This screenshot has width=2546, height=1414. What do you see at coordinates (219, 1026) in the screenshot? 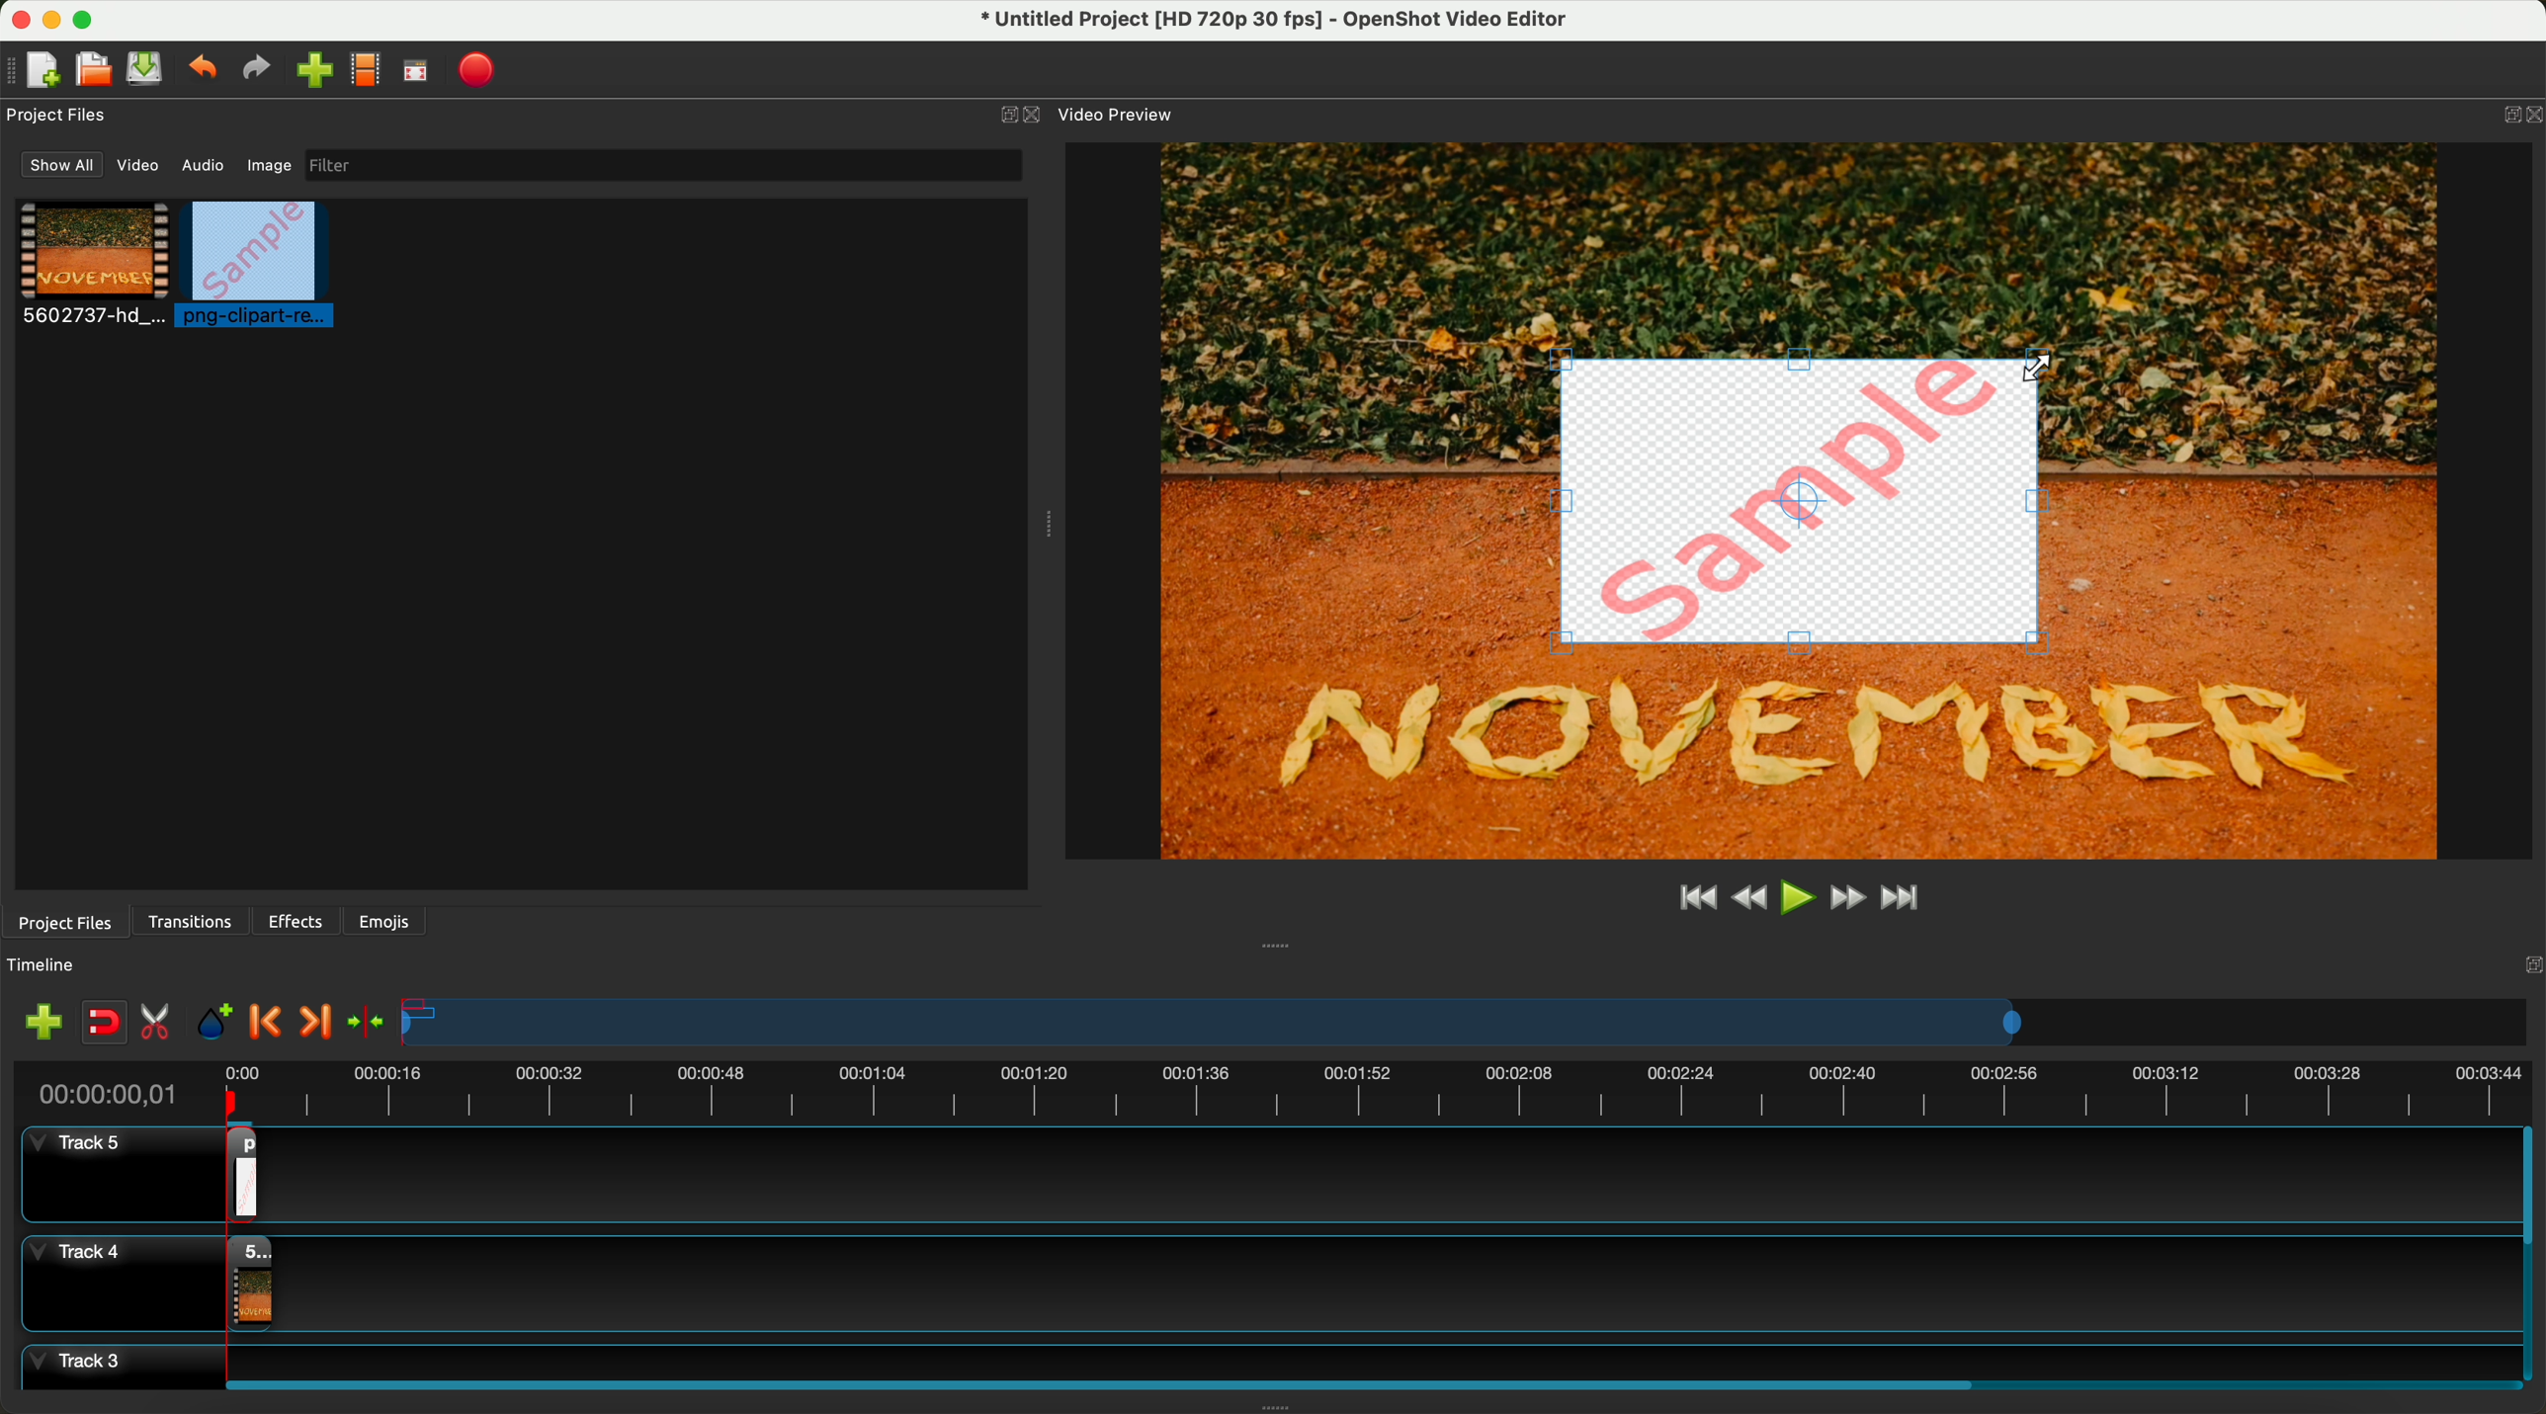
I see `add mark` at bounding box center [219, 1026].